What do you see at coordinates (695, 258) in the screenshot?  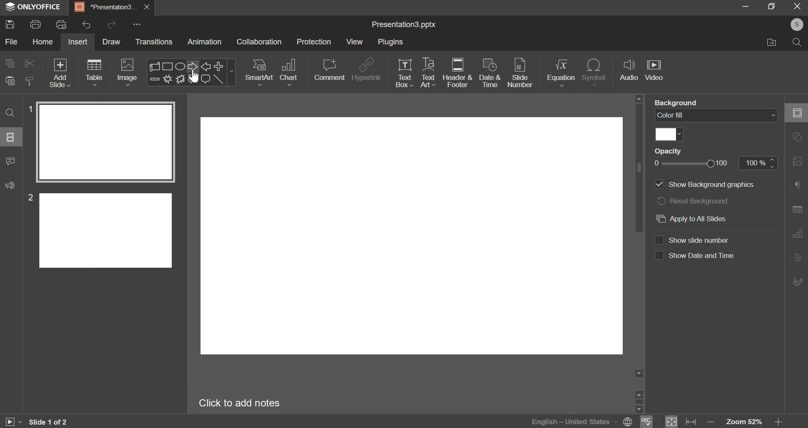 I see `Slide date and time` at bounding box center [695, 258].